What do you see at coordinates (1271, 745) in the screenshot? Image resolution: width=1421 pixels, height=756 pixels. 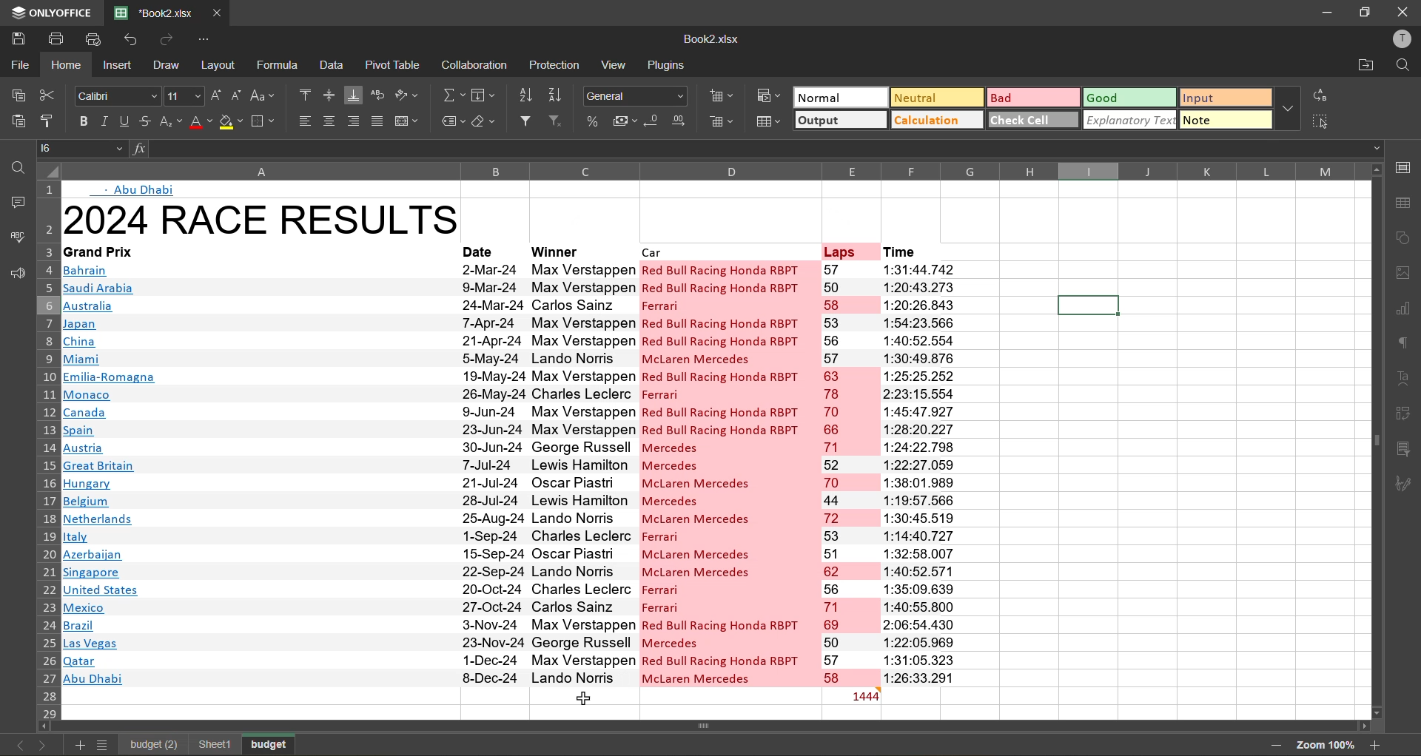 I see `zoom out` at bounding box center [1271, 745].